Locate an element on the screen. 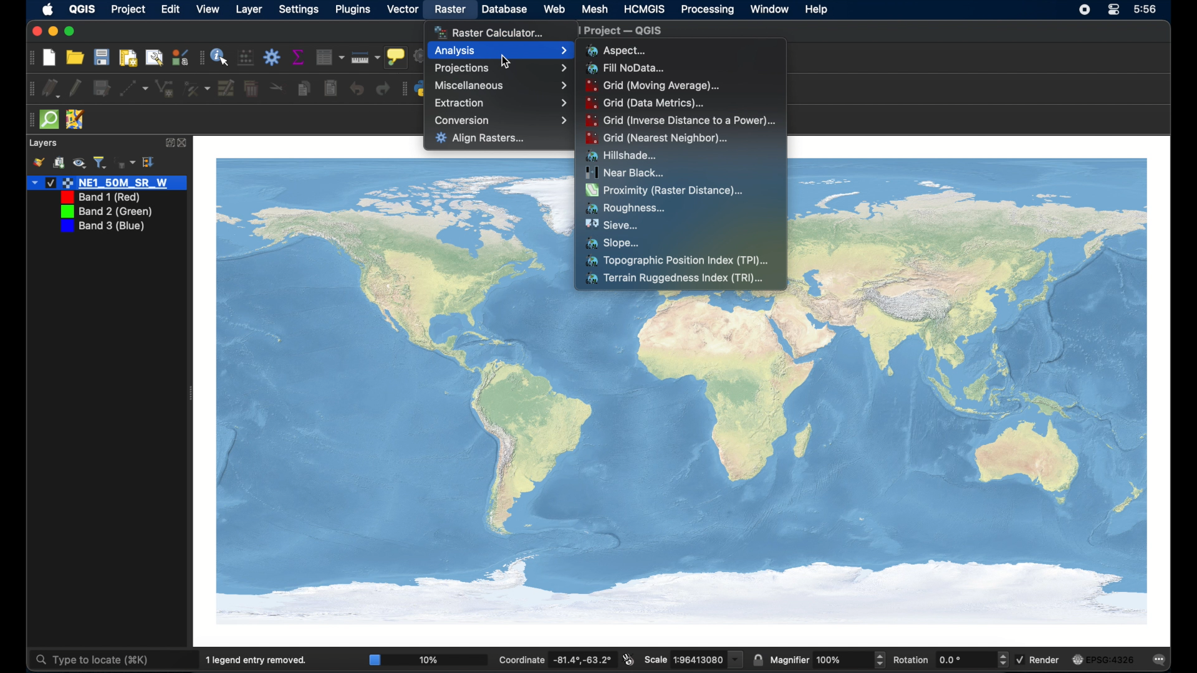 This screenshot has height=673, width=1197. increase/decrease arrows  is located at coordinates (880, 659).